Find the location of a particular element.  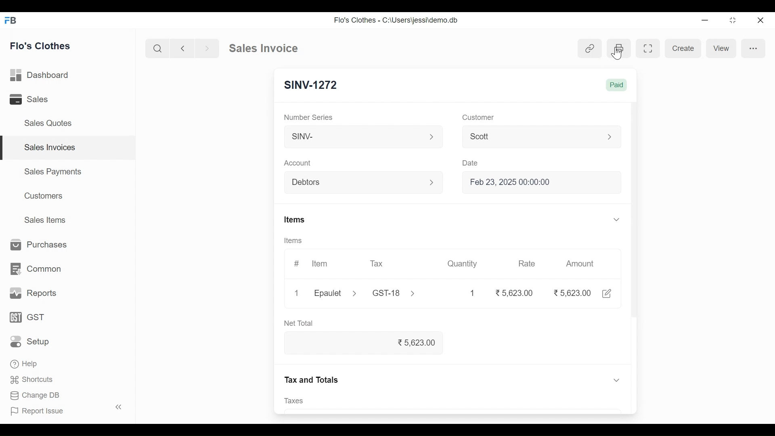

Common is located at coordinates (36, 268).